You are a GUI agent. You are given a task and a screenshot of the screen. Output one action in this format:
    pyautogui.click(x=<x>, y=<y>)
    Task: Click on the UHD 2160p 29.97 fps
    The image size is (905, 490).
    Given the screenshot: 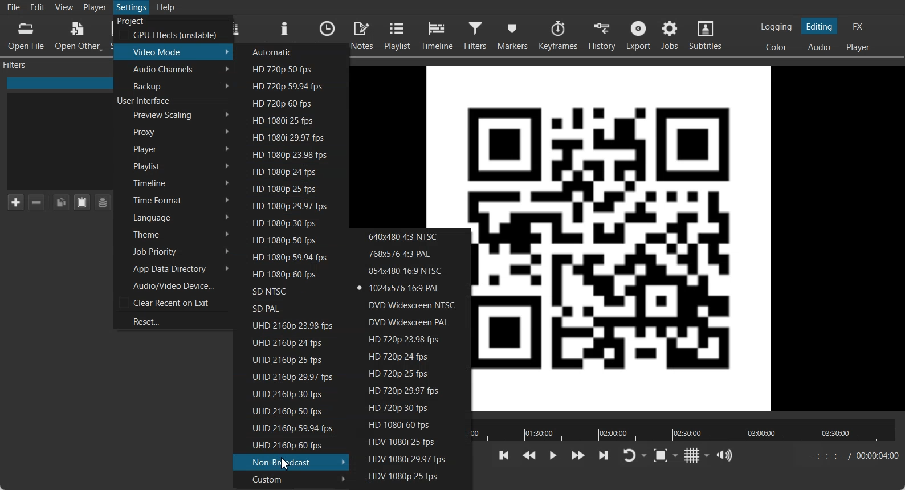 What is the action you would take?
    pyautogui.click(x=287, y=377)
    